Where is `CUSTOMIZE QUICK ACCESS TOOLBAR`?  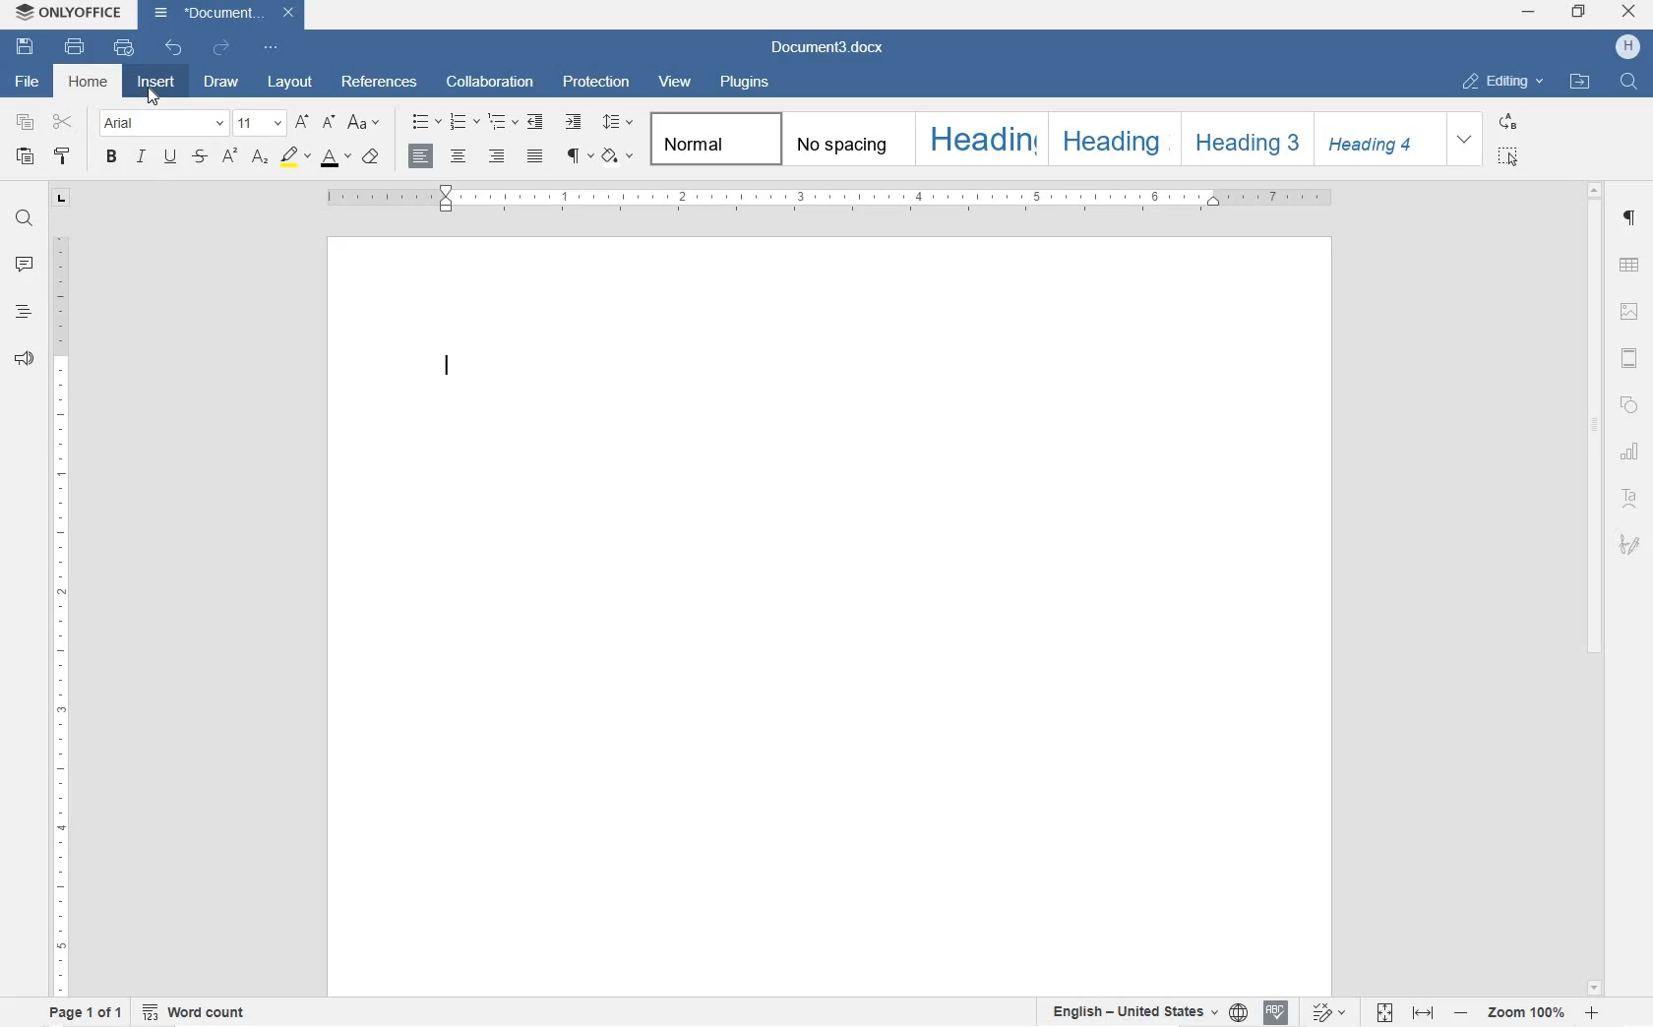
CUSTOMIZE QUICK ACCESS TOOLBAR is located at coordinates (269, 47).